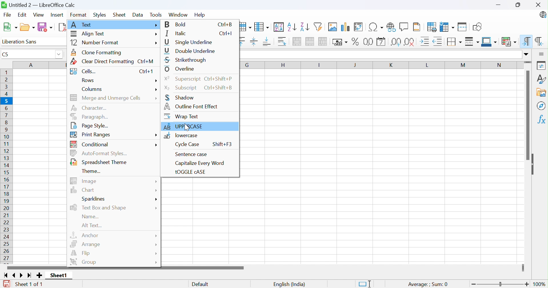 This screenshot has width=548, height=288. What do you see at coordinates (39, 275) in the screenshot?
I see `Add new sheet` at bounding box center [39, 275].